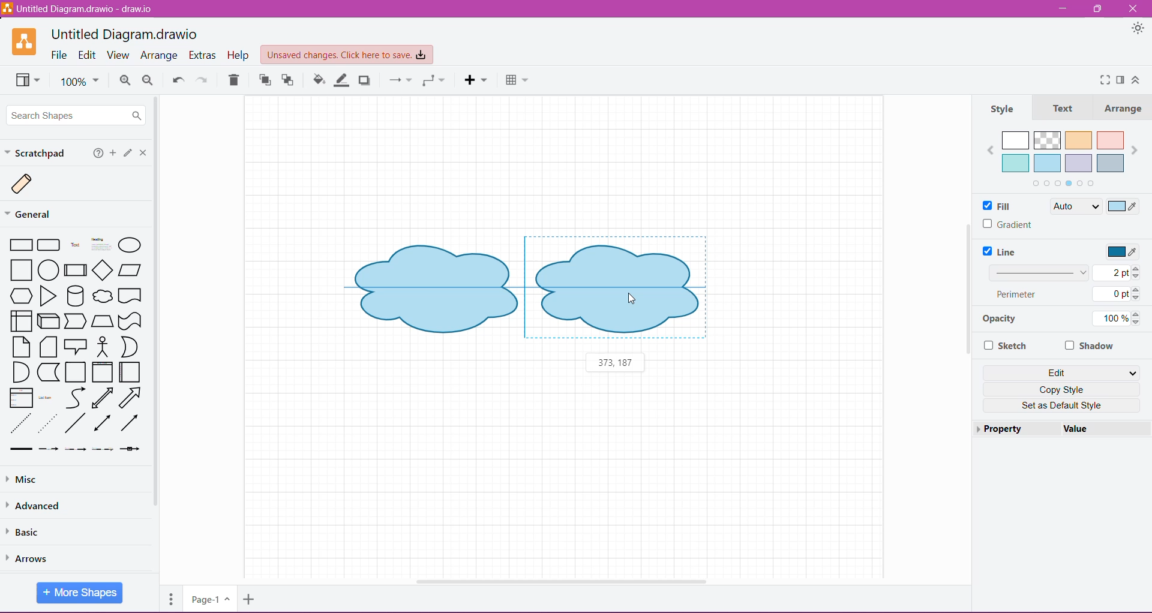 This screenshot has width=1152, height=613. I want to click on Minimize, so click(1061, 9).